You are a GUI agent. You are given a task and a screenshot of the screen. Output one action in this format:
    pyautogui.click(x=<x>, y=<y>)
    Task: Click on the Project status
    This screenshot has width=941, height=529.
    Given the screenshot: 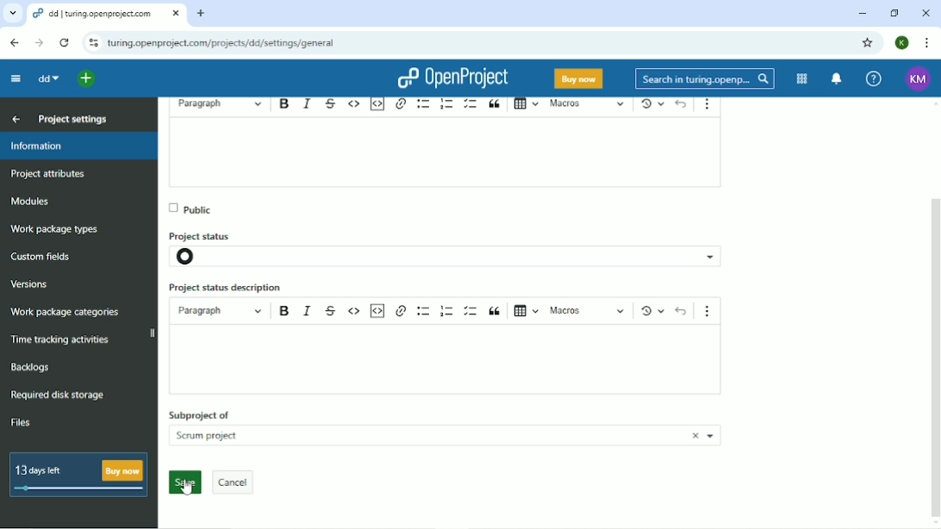 What is the action you would take?
    pyautogui.click(x=209, y=233)
    